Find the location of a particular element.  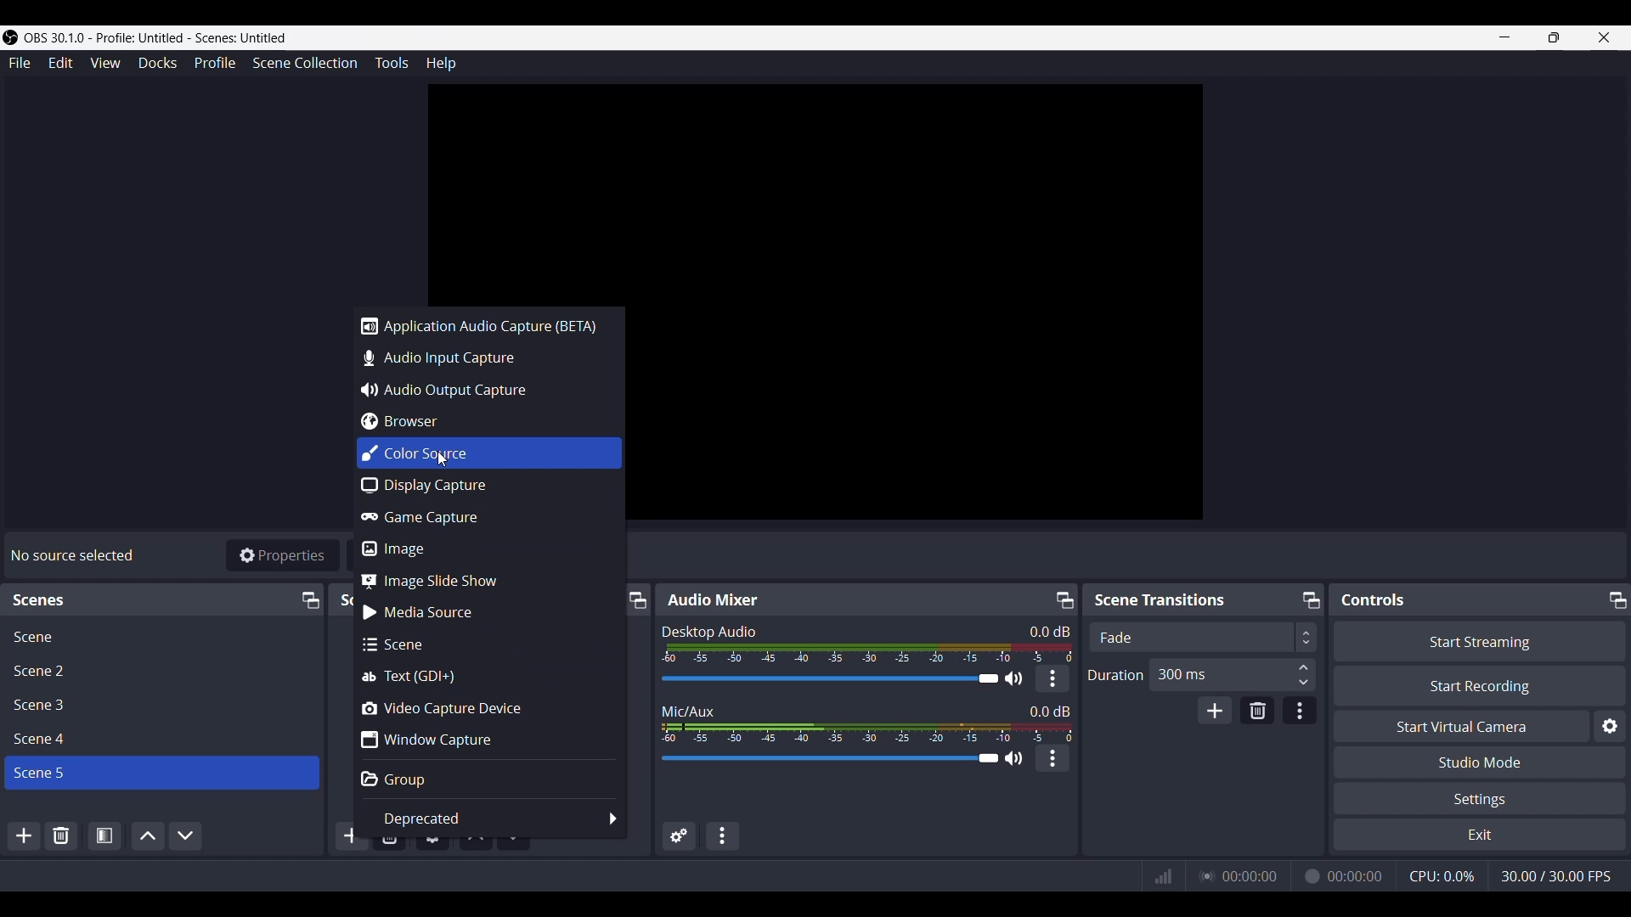

File is located at coordinates (18, 62).